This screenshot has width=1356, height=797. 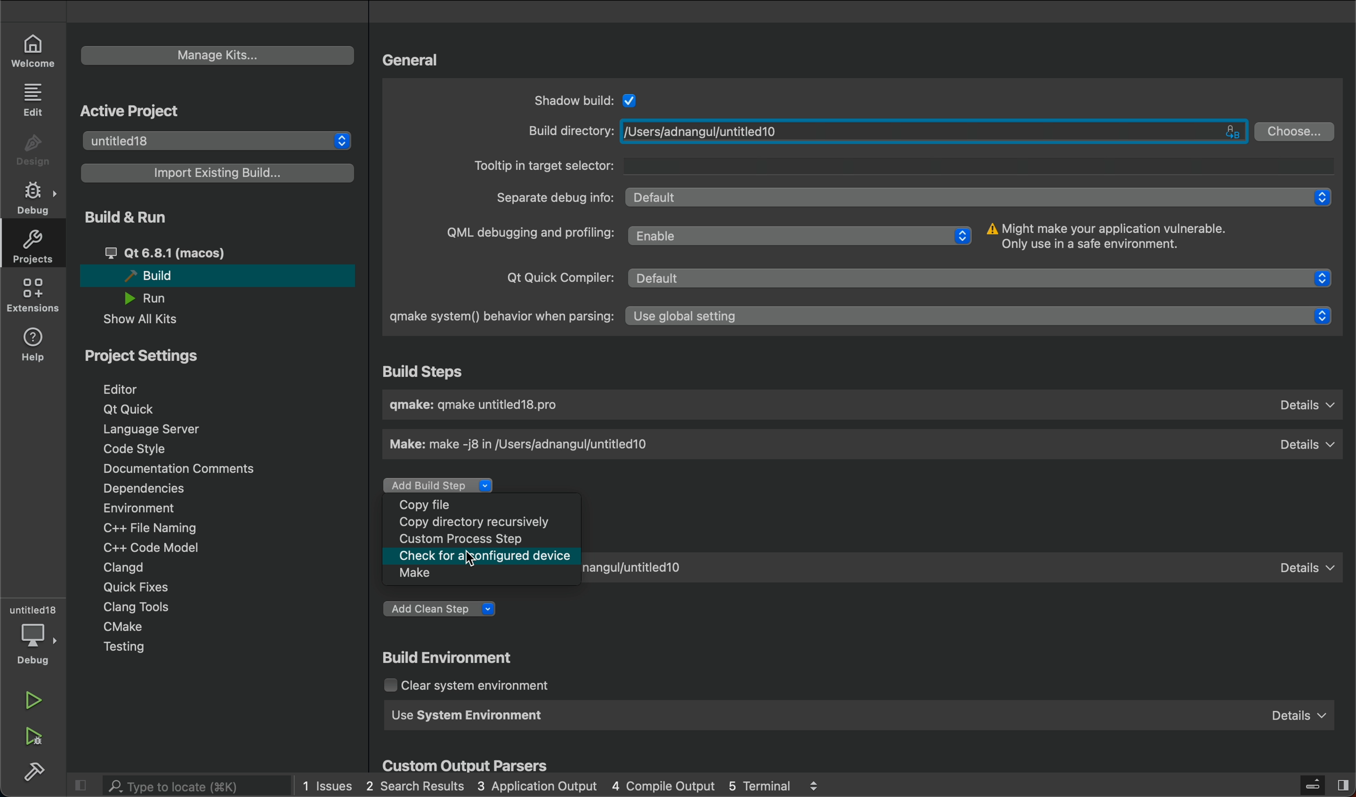 What do you see at coordinates (568, 132) in the screenshot?
I see `Build directory:` at bounding box center [568, 132].